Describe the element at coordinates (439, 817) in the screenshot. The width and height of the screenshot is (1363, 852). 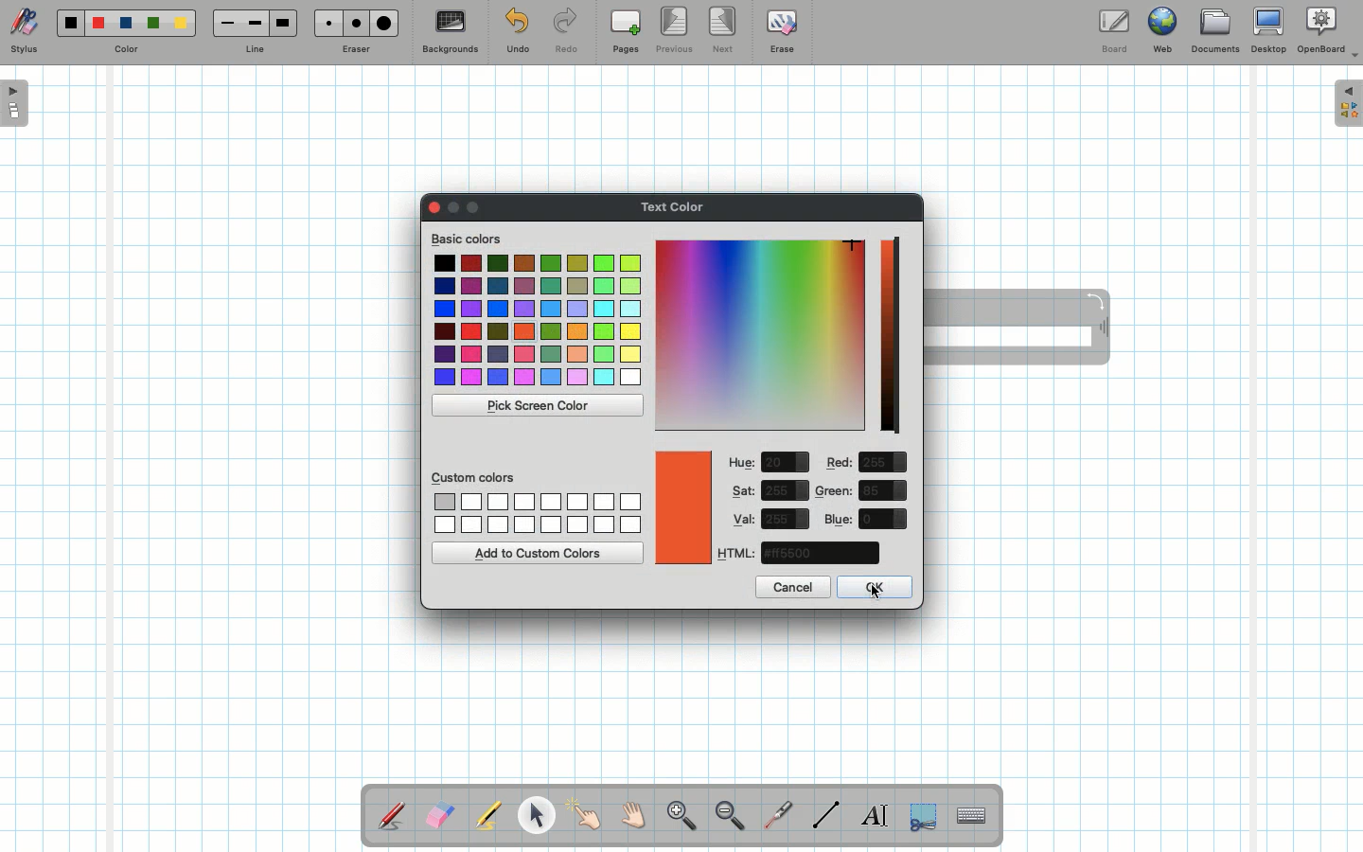
I see `Eraser` at that location.